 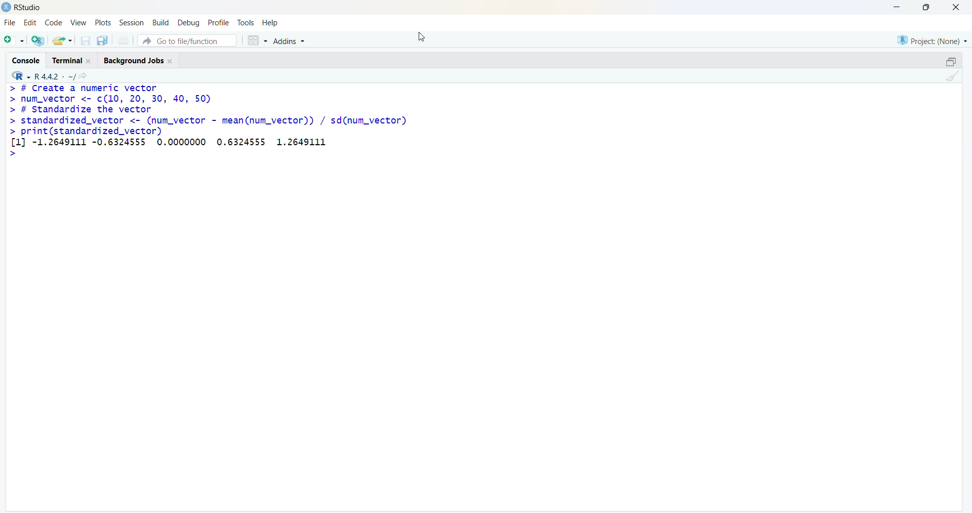 What do you see at coordinates (29, 8) in the screenshot?
I see `RStudio` at bounding box center [29, 8].